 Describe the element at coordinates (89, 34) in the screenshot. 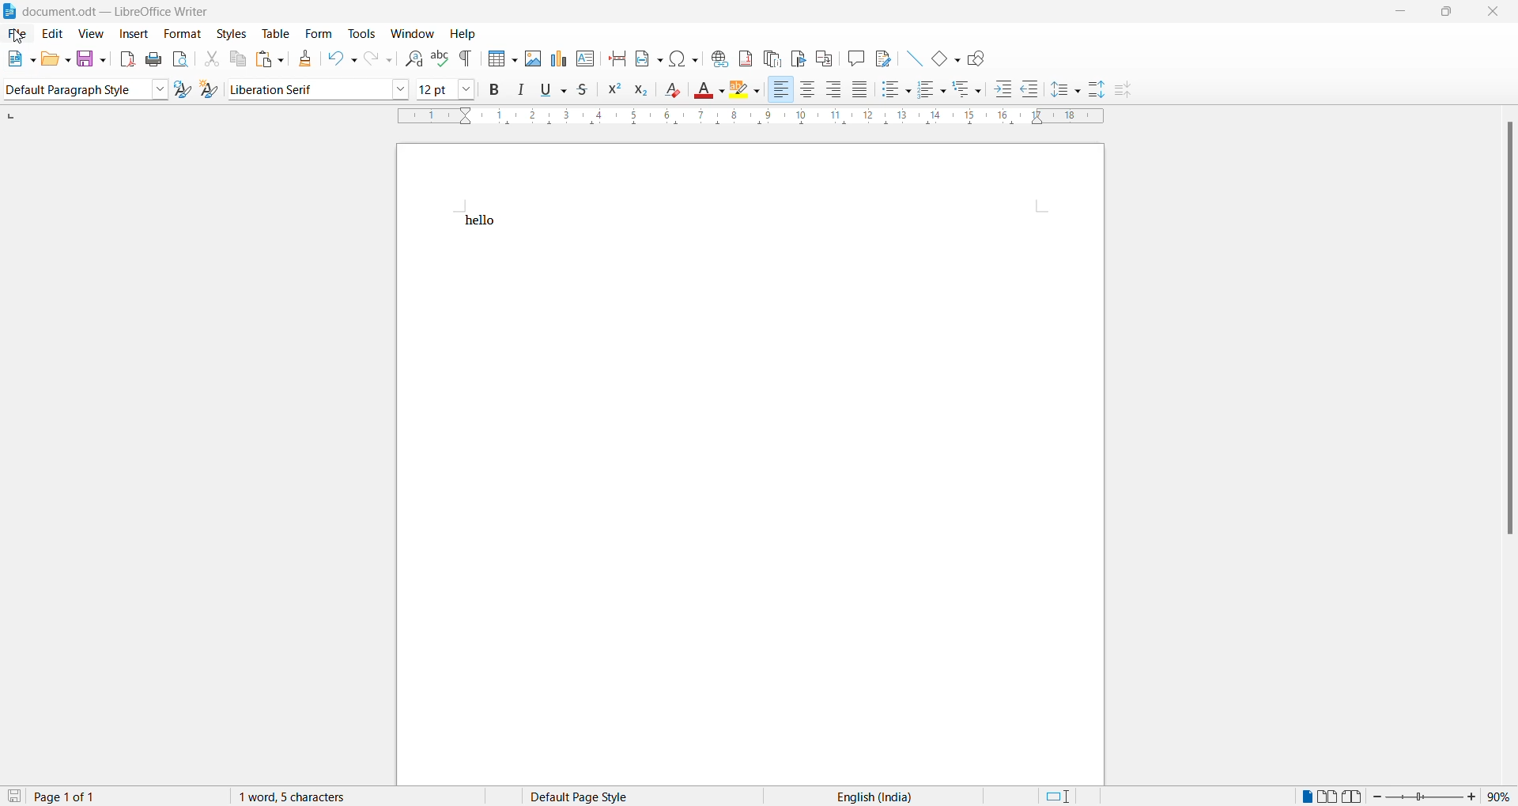

I see `View` at that location.